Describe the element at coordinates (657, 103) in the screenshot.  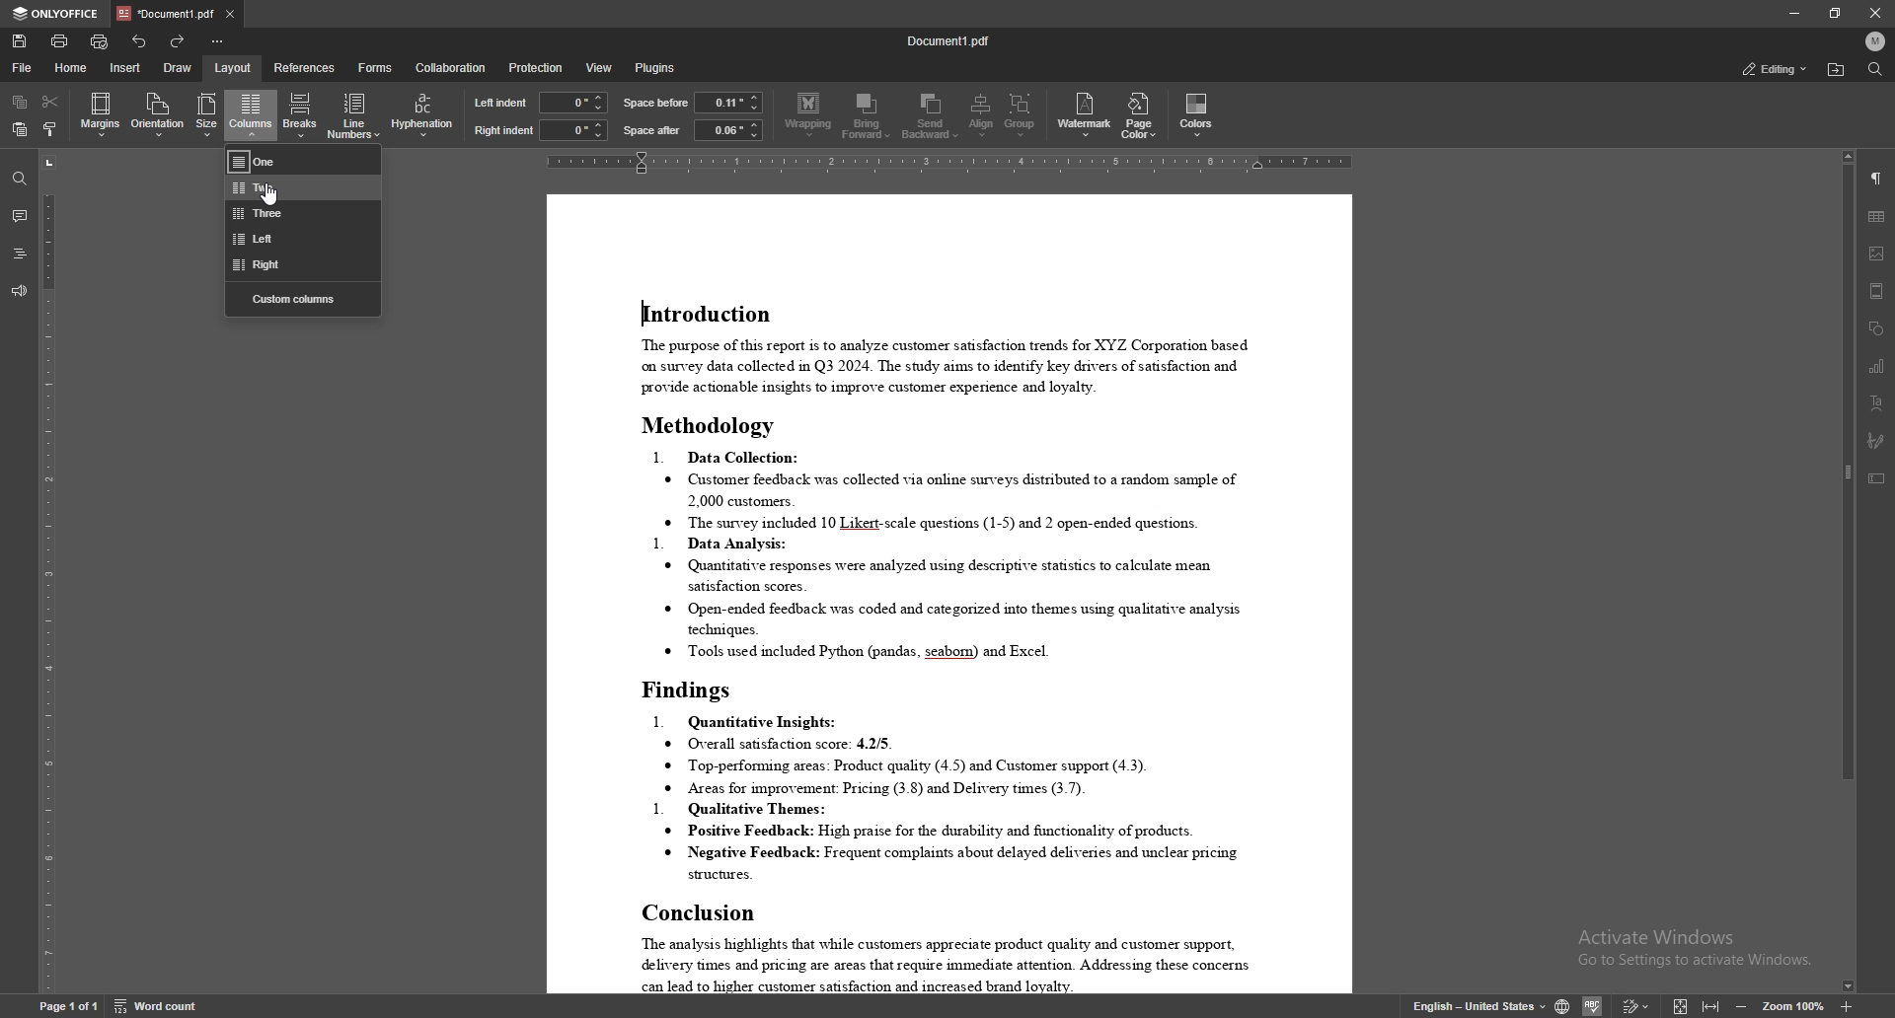
I see `space before` at that location.